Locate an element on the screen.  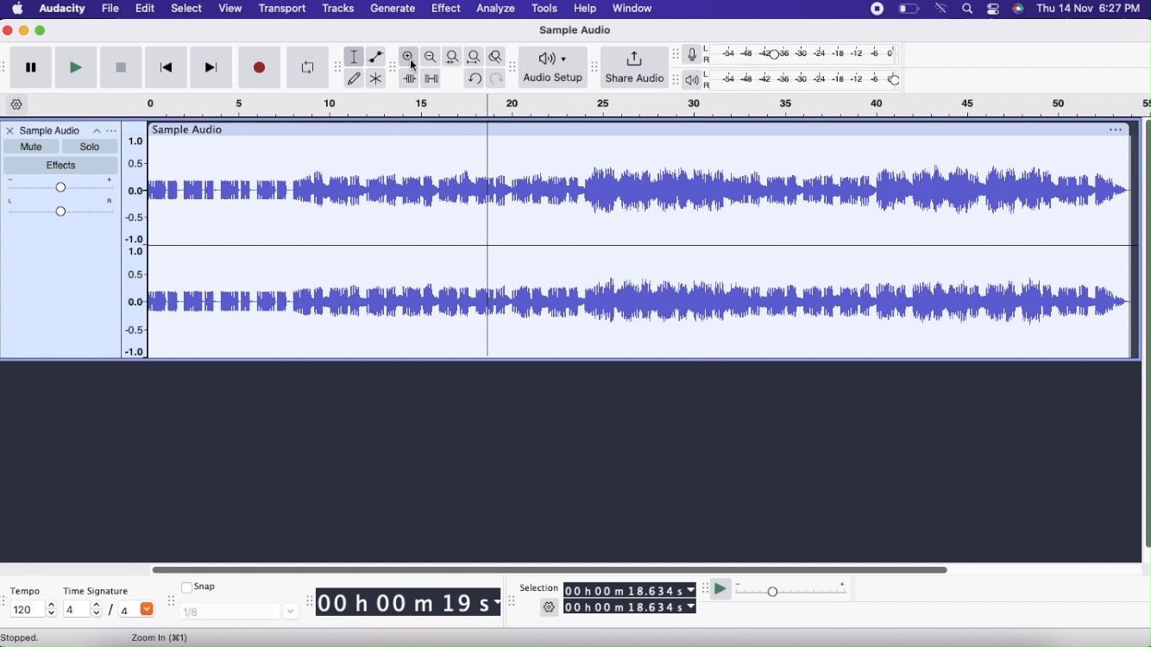
Selection is located at coordinates (540, 586).